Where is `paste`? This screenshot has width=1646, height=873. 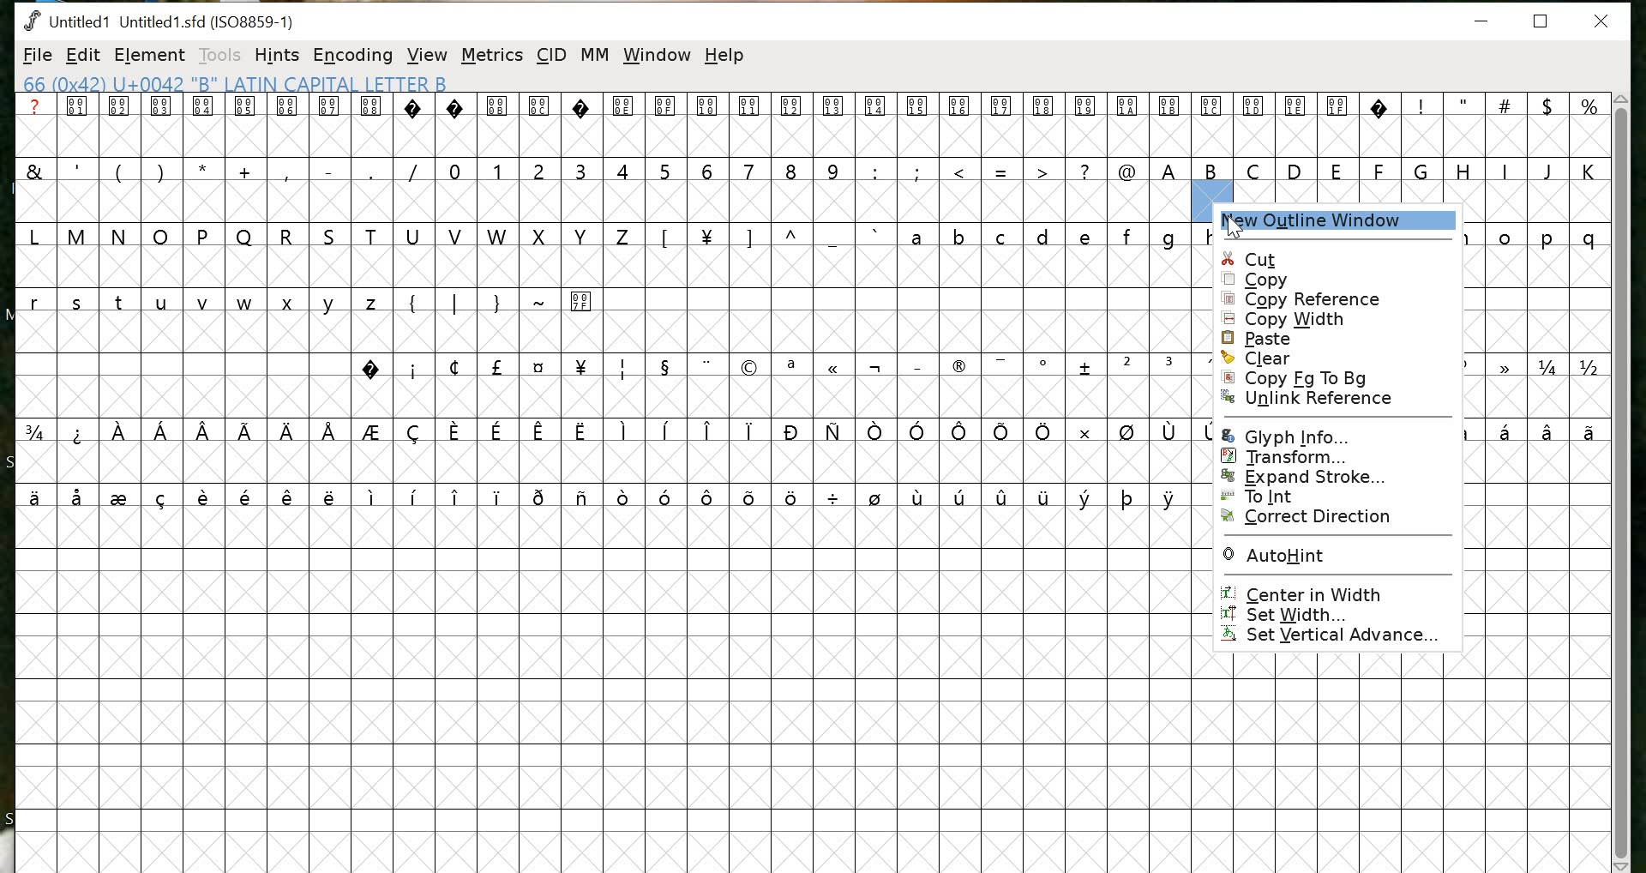 paste is located at coordinates (1344, 340).